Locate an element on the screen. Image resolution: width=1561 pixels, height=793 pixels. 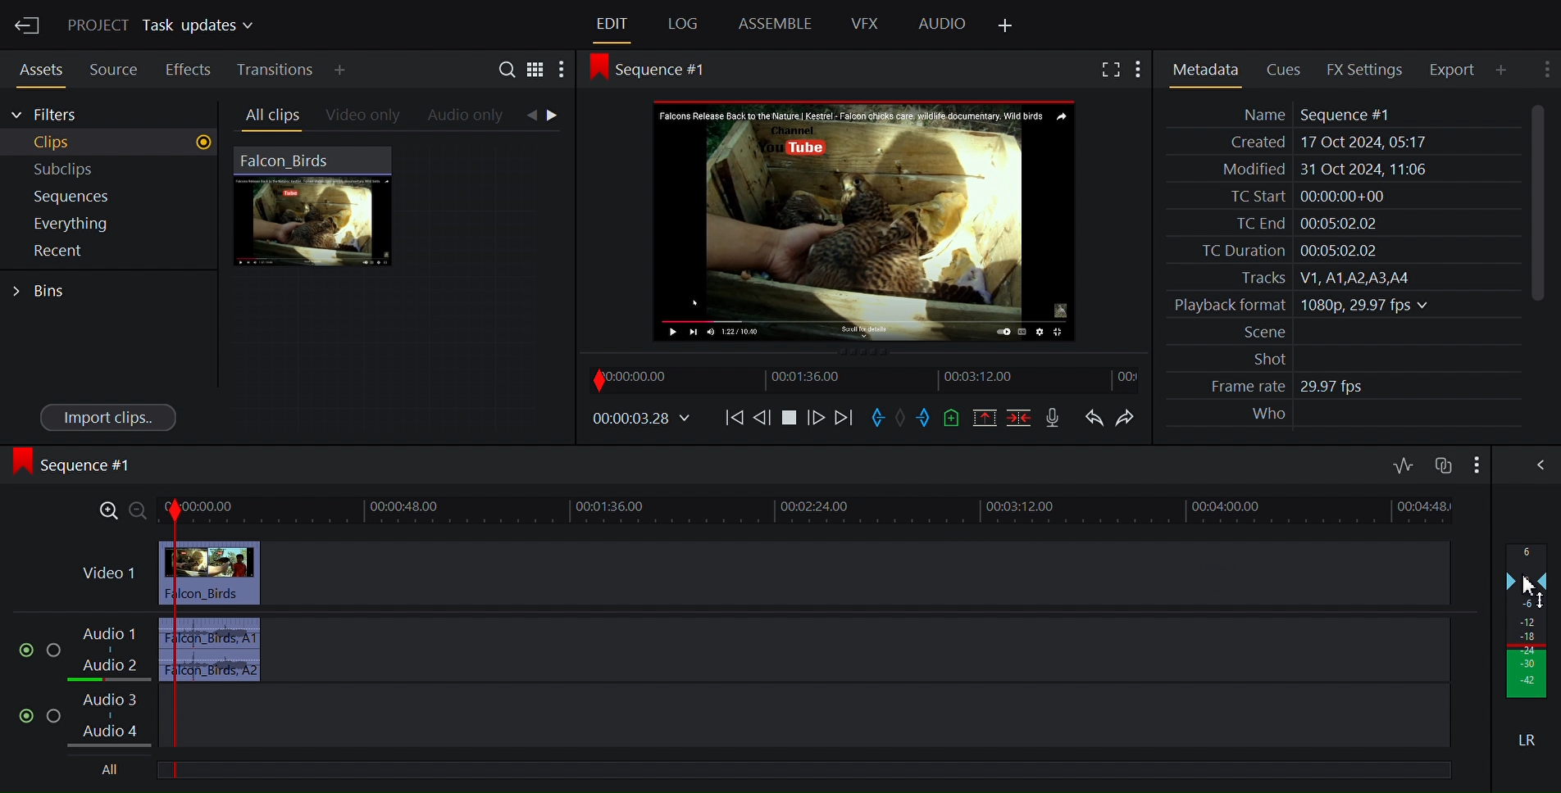
All is located at coordinates (108, 771).